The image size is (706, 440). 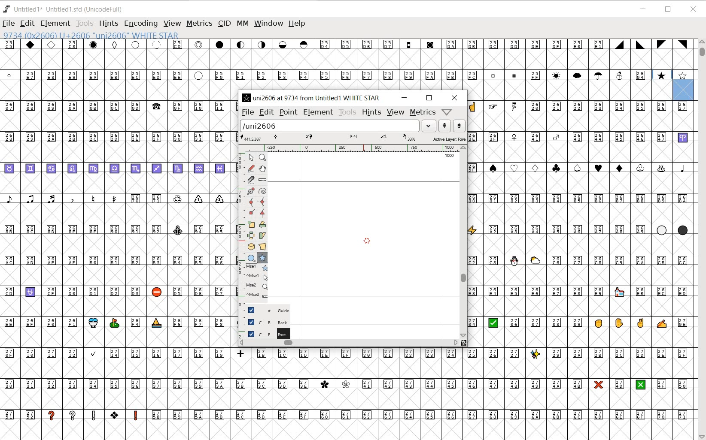 What do you see at coordinates (241, 23) in the screenshot?
I see `MM` at bounding box center [241, 23].